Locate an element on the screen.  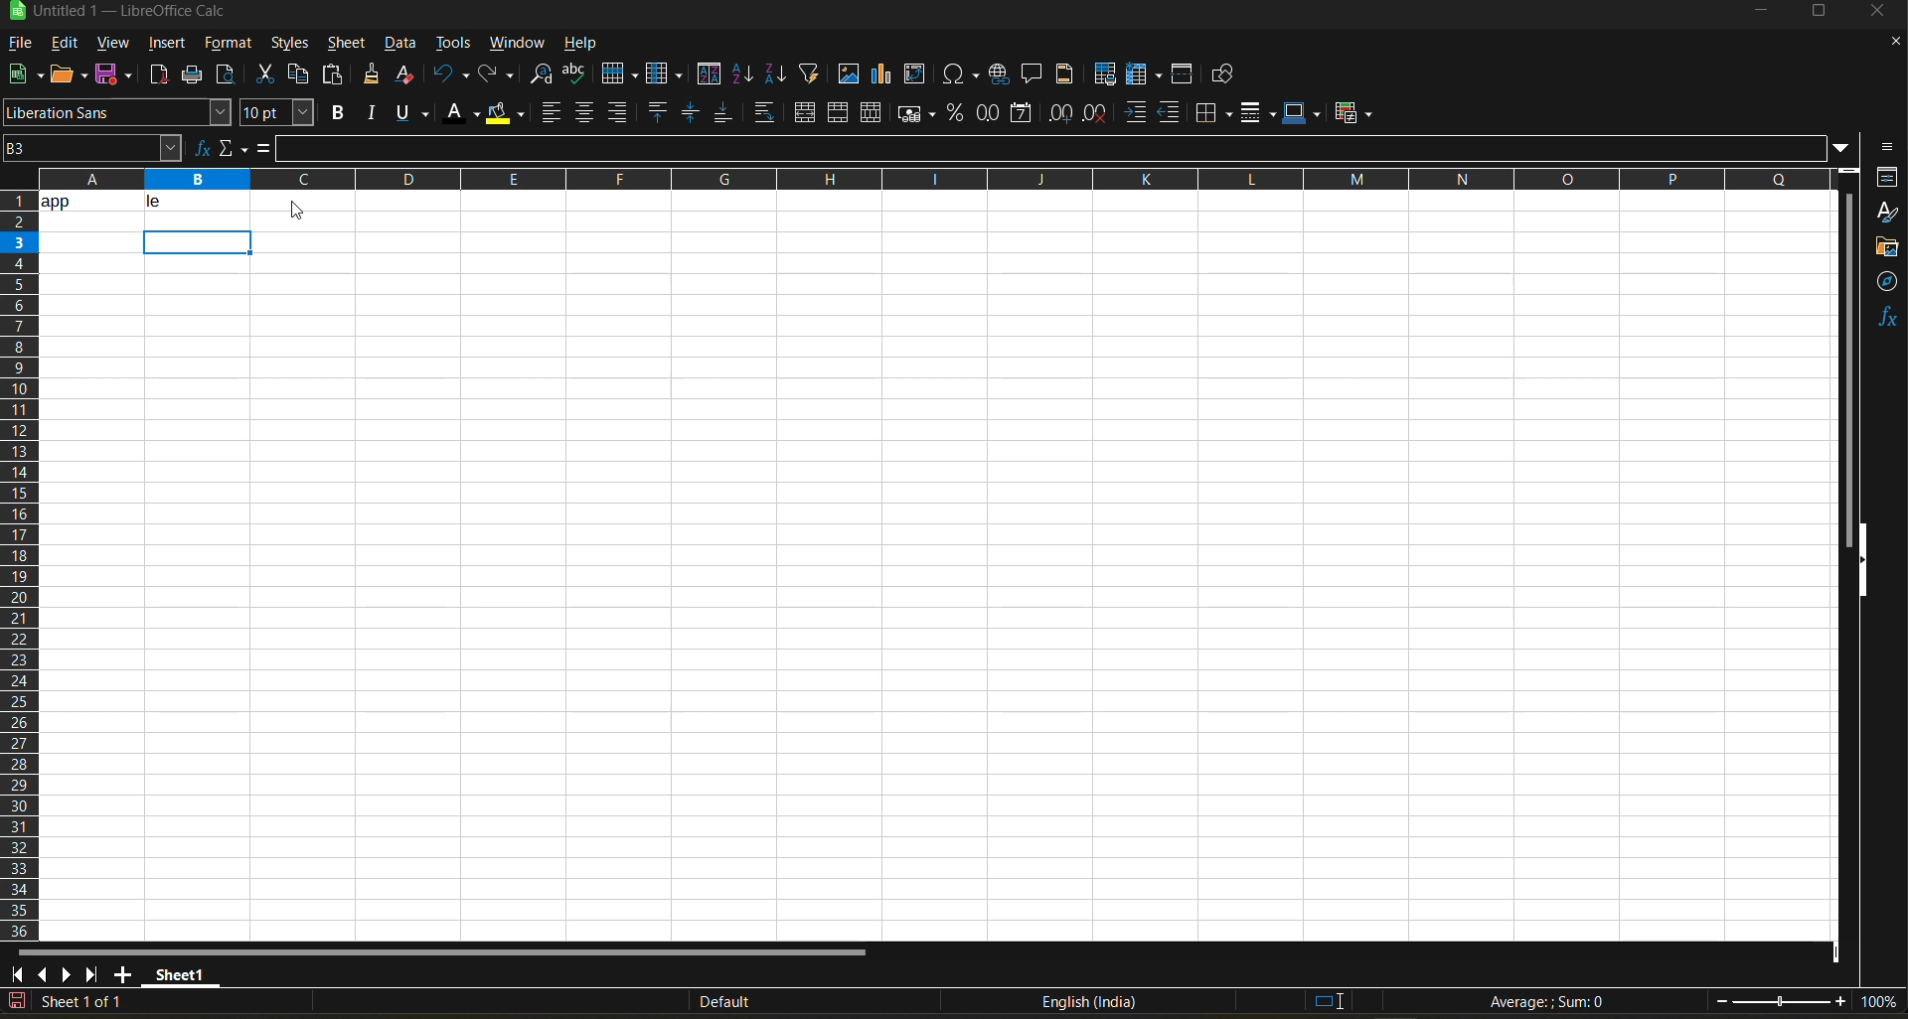
properties is located at coordinates (1888, 177).